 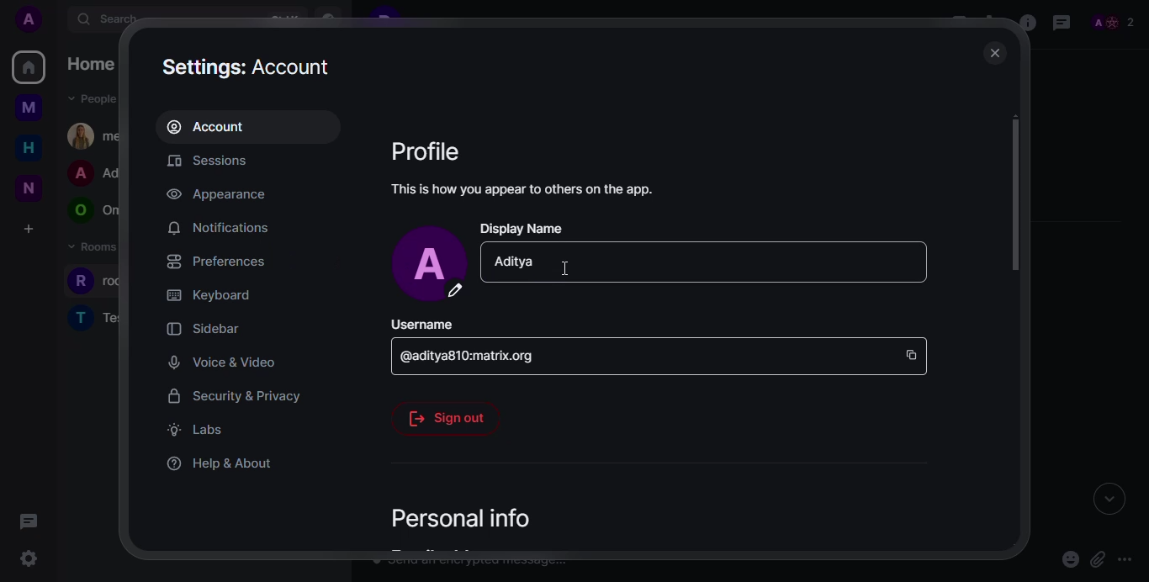 I want to click on sign out, so click(x=444, y=419).